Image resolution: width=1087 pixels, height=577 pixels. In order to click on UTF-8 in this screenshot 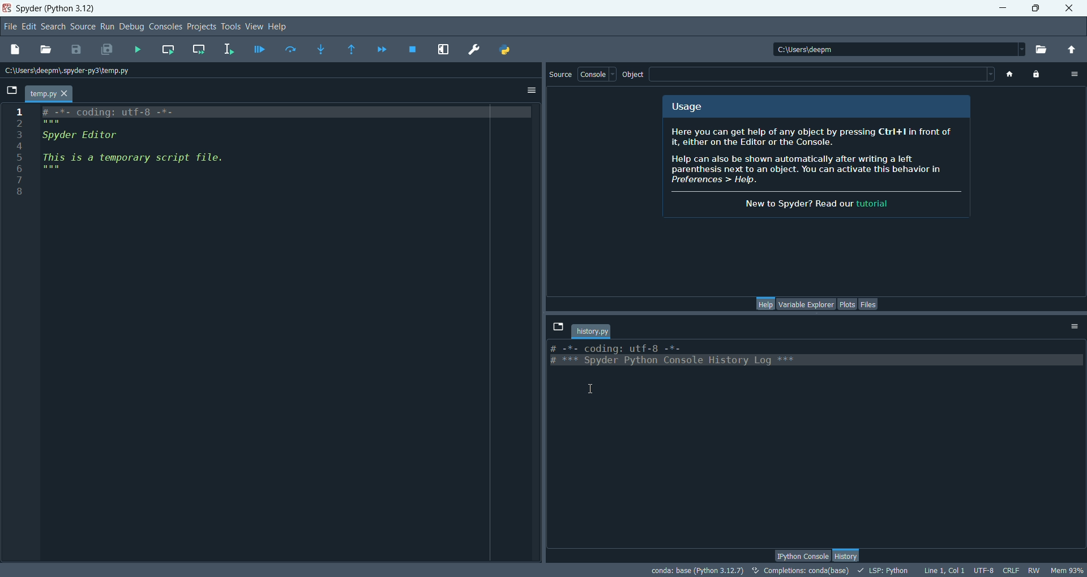, I will do `click(982, 570)`.